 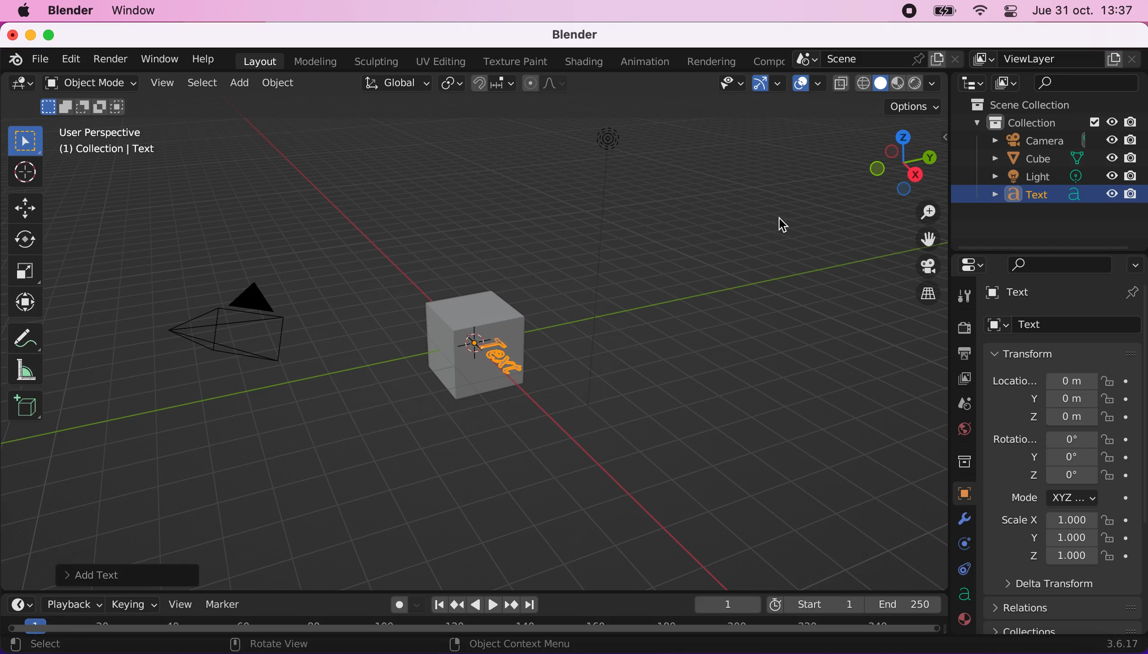 I want to click on transform pivot point, so click(x=451, y=85).